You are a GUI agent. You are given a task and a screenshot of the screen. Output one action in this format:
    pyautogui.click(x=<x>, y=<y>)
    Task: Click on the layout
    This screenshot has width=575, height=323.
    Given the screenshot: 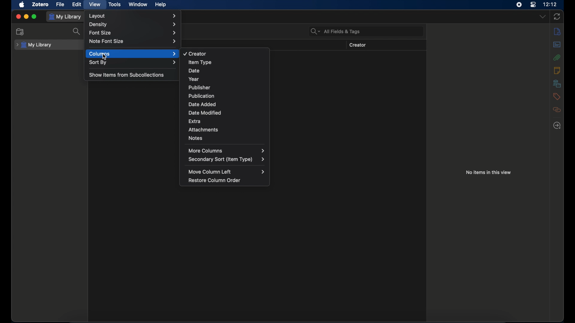 What is the action you would take?
    pyautogui.click(x=133, y=16)
    